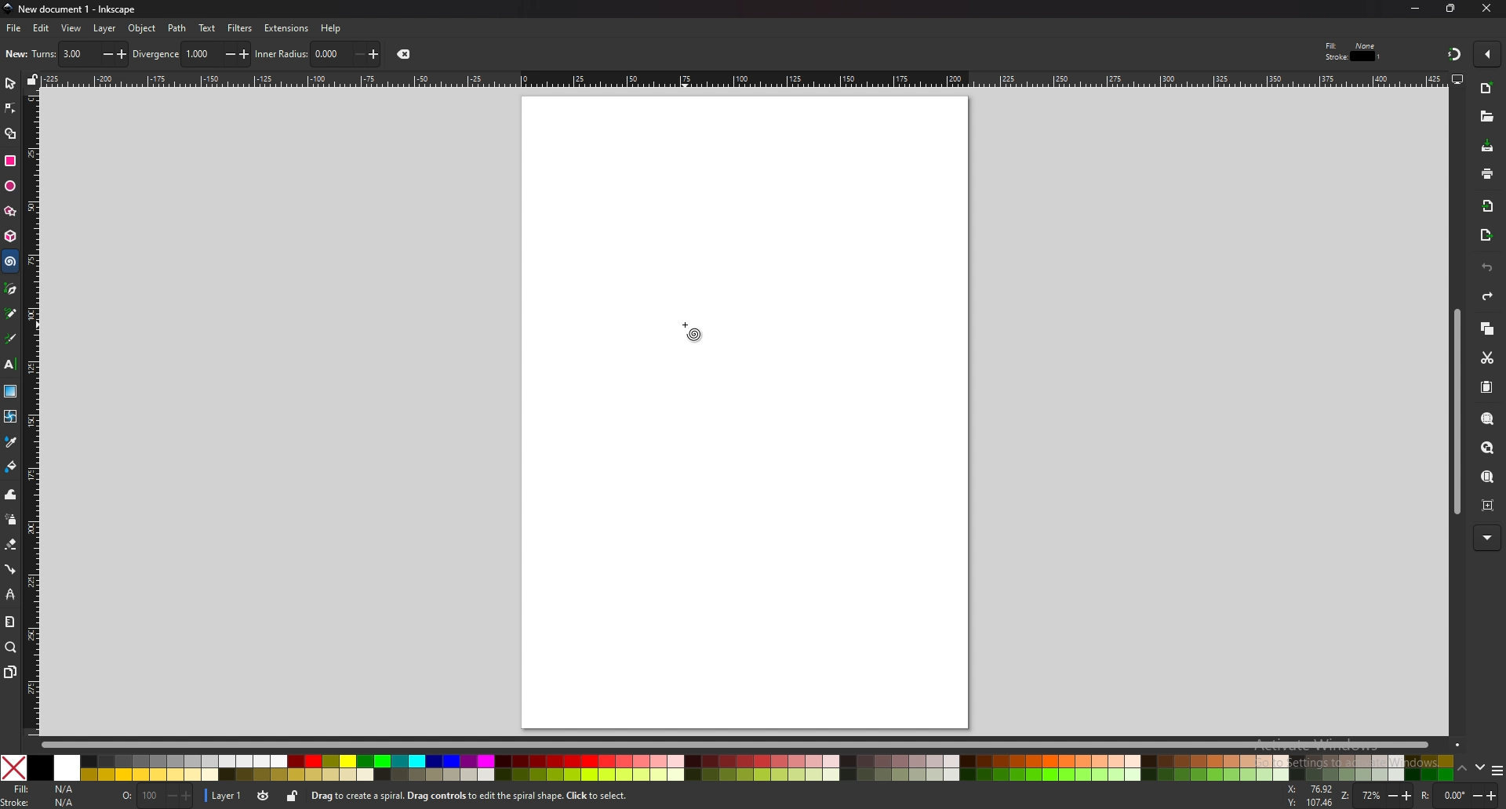 The width and height of the screenshot is (1506, 809). What do you see at coordinates (1454, 415) in the screenshot?
I see `scroll bar` at bounding box center [1454, 415].